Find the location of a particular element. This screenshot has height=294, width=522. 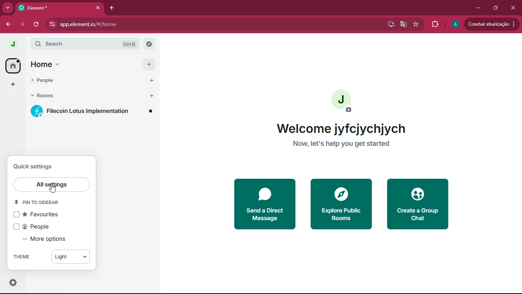

profile picture is located at coordinates (343, 101).